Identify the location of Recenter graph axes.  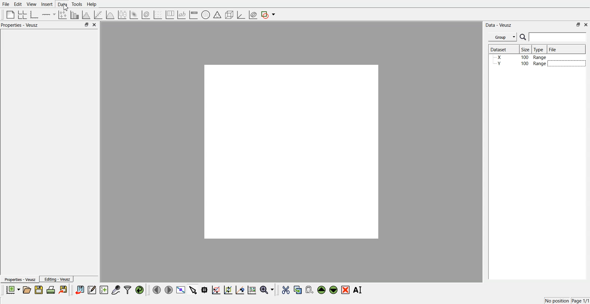
(240, 290).